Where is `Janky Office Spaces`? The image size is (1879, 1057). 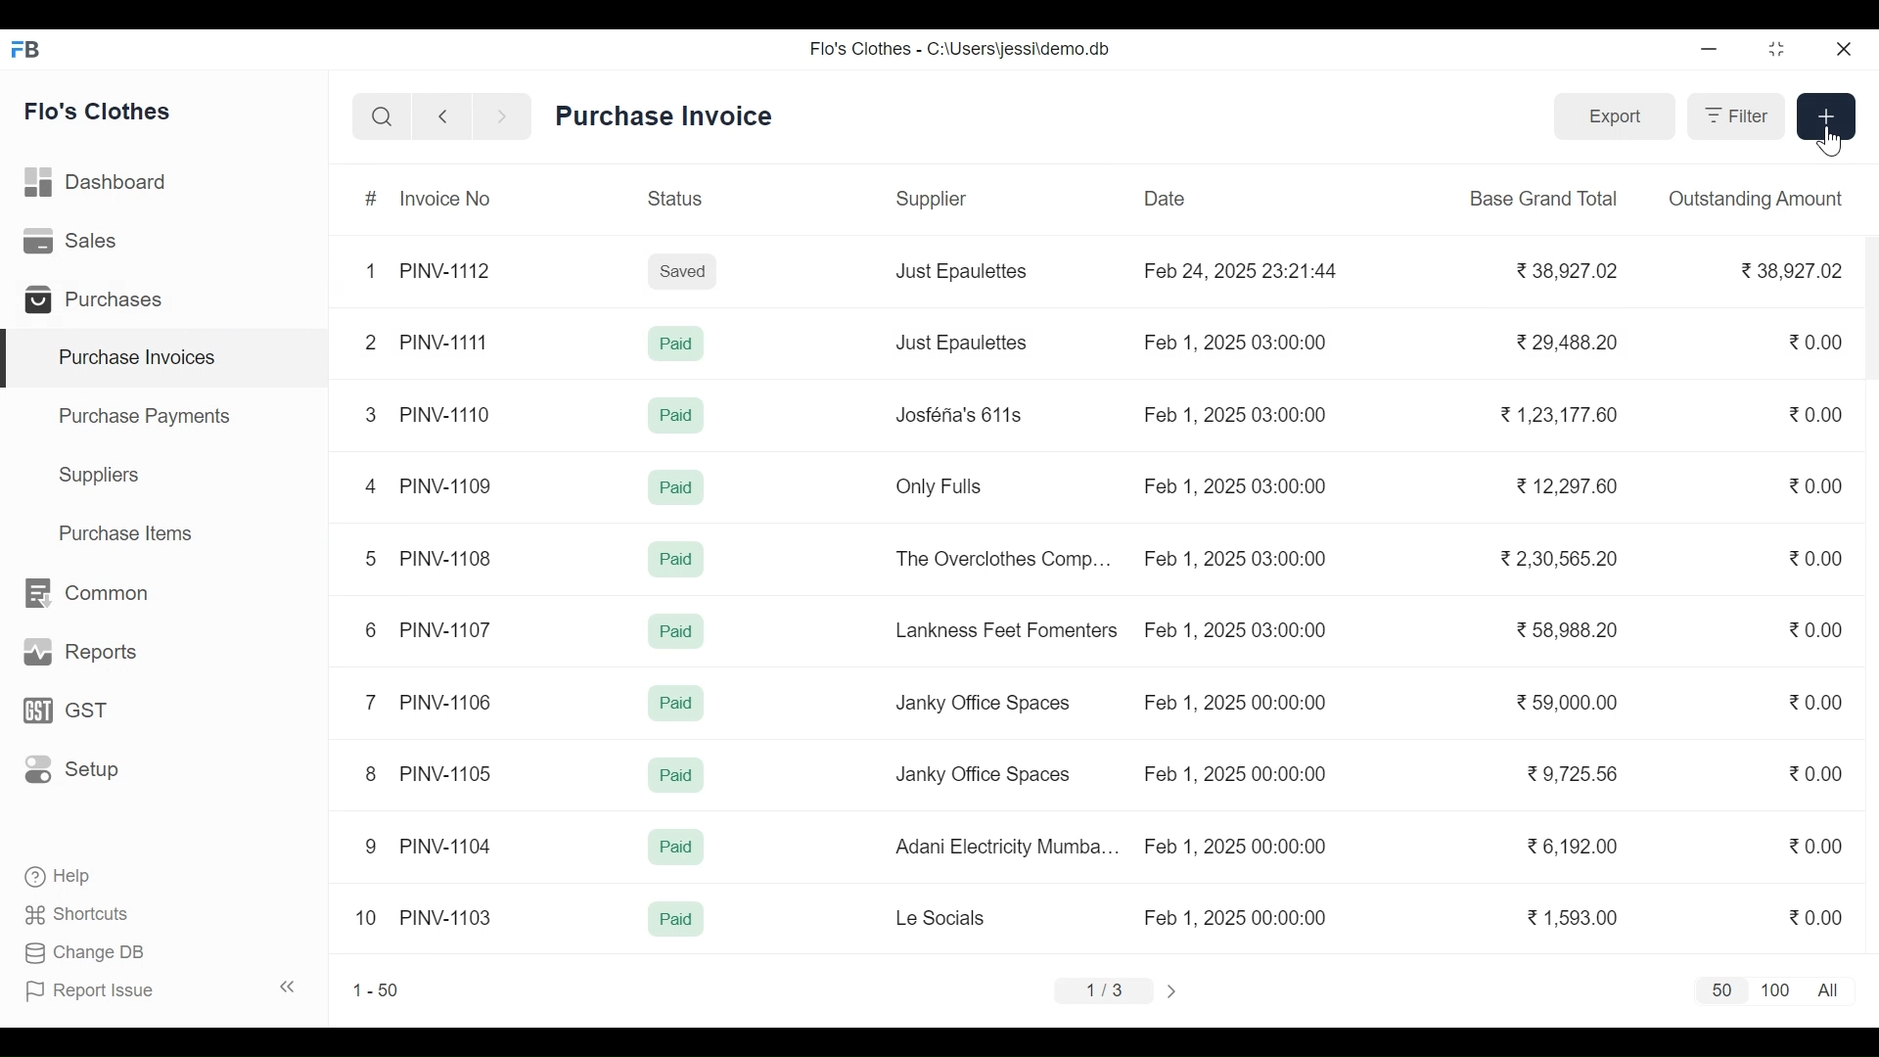 Janky Office Spaces is located at coordinates (986, 706).